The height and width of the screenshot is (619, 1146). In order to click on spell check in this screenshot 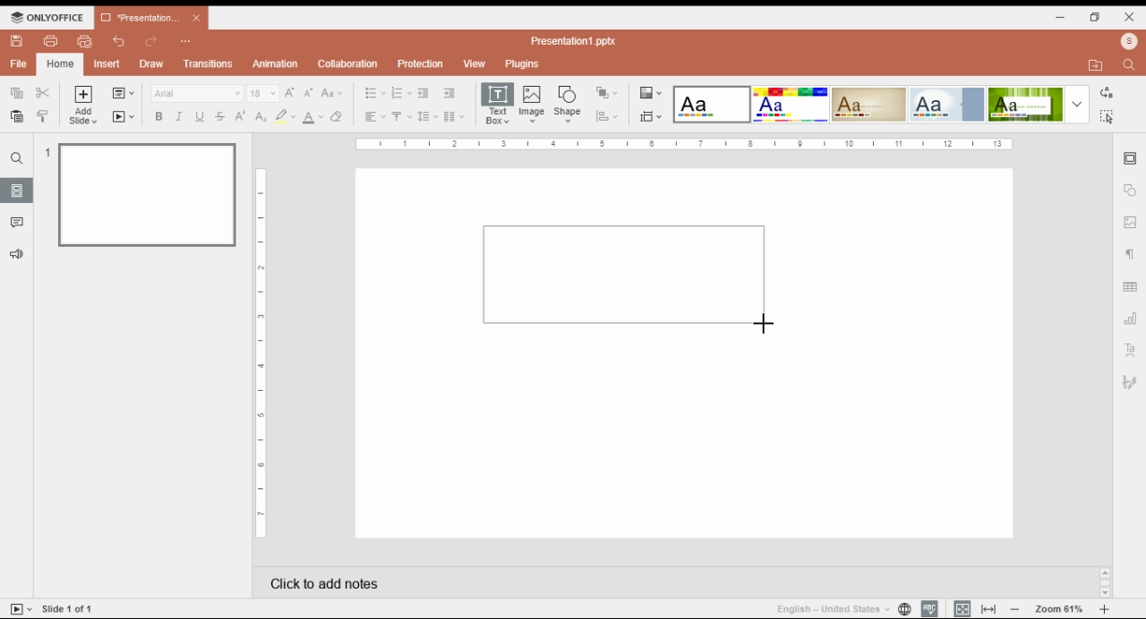, I will do `click(930, 609)`.